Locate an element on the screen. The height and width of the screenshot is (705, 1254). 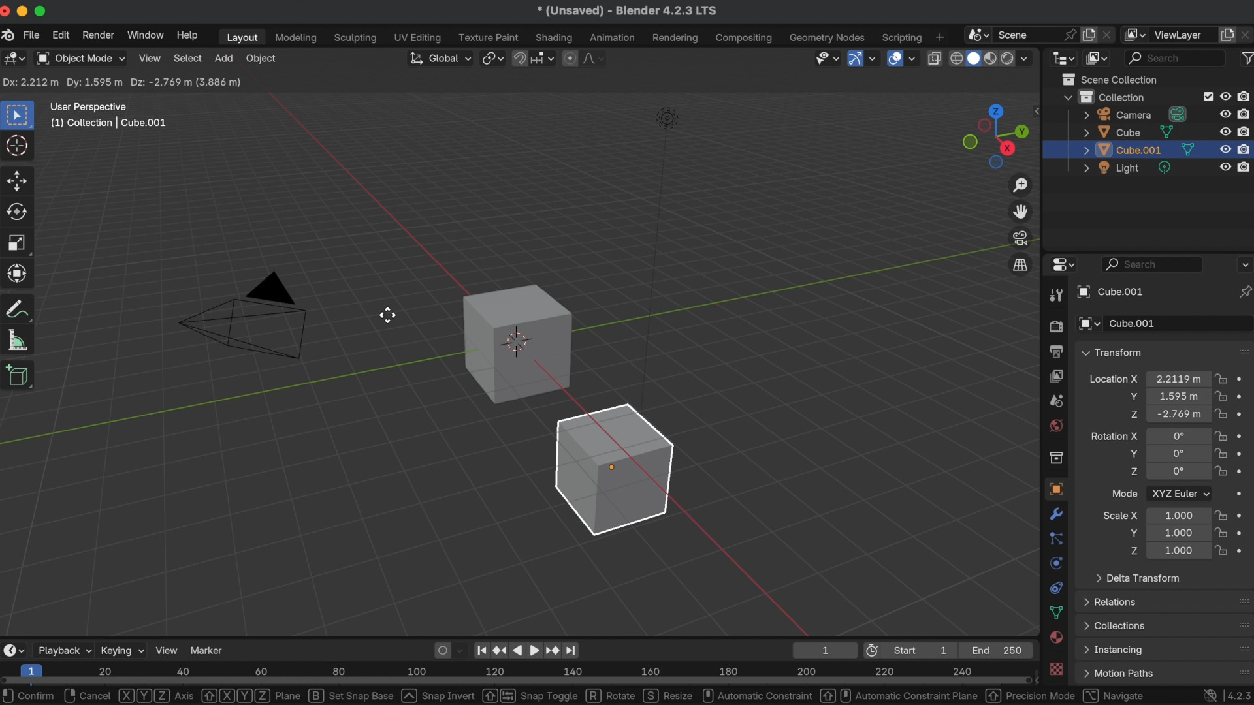
gizmos is located at coordinates (873, 59).